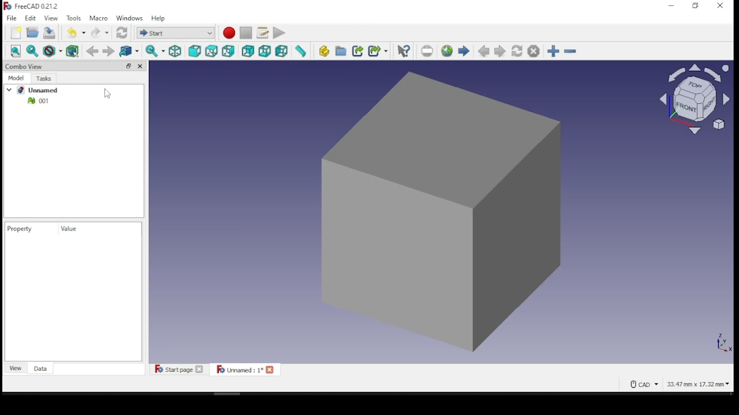  What do you see at coordinates (229, 33) in the screenshot?
I see `macro recording` at bounding box center [229, 33].